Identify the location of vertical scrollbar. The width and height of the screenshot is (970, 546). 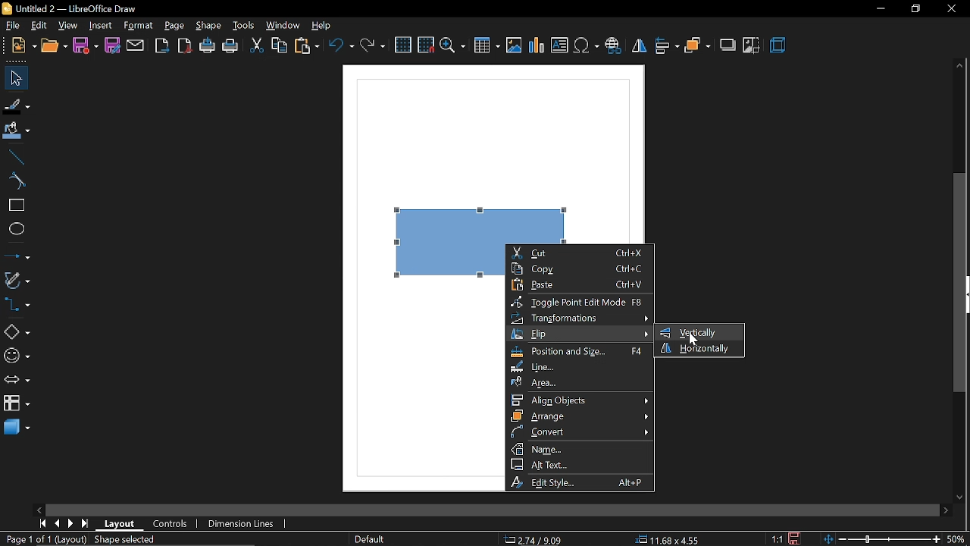
(960, 283).